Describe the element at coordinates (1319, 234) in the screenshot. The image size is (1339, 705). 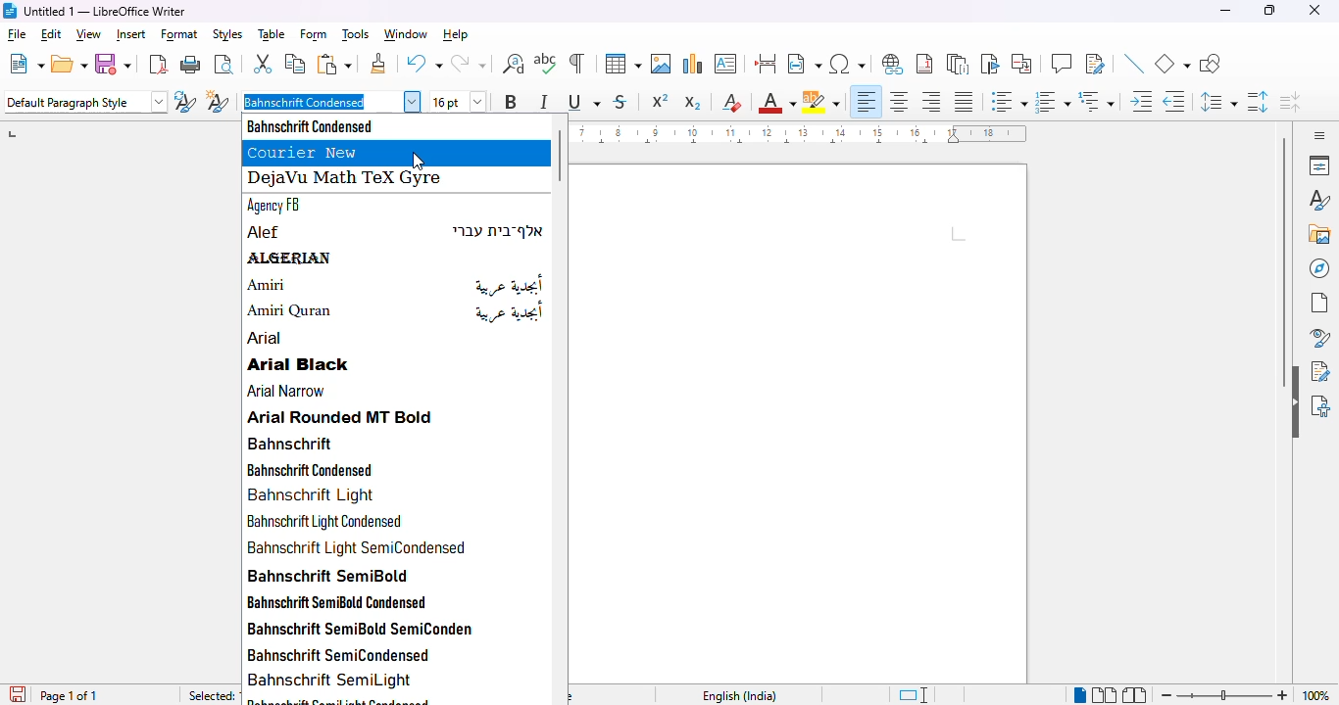
I see `gallery` at that location.